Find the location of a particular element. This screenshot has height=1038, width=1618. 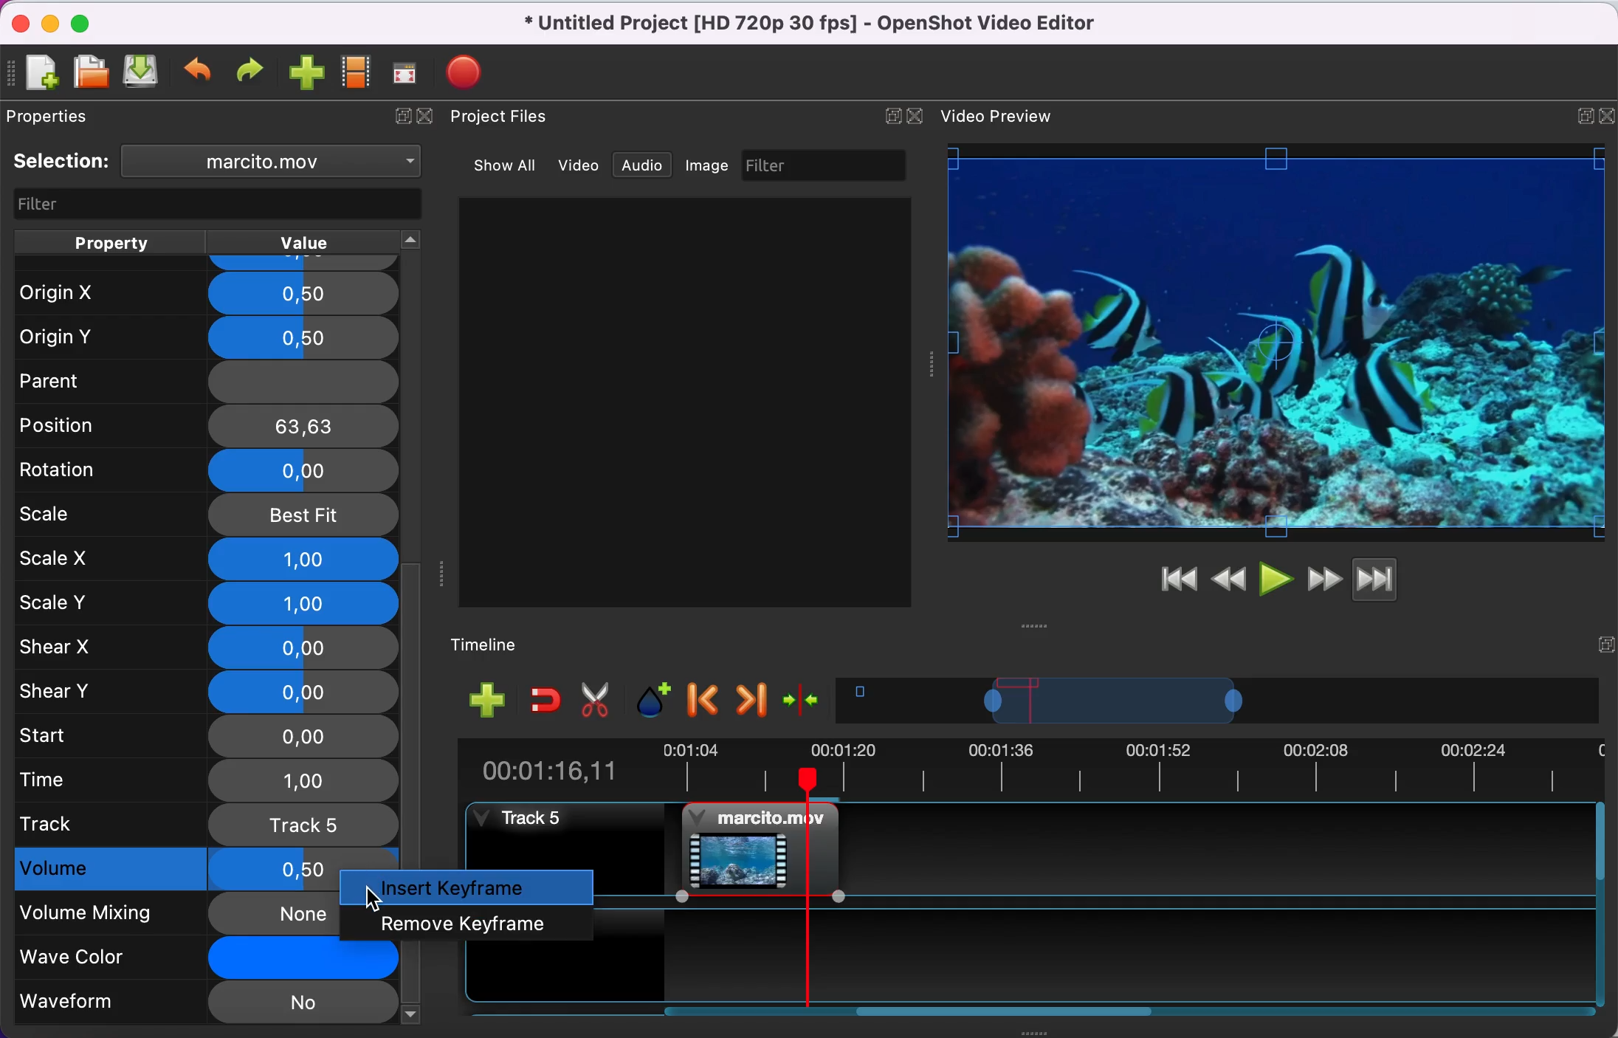

choose profile is located at coordinates (355, 73).